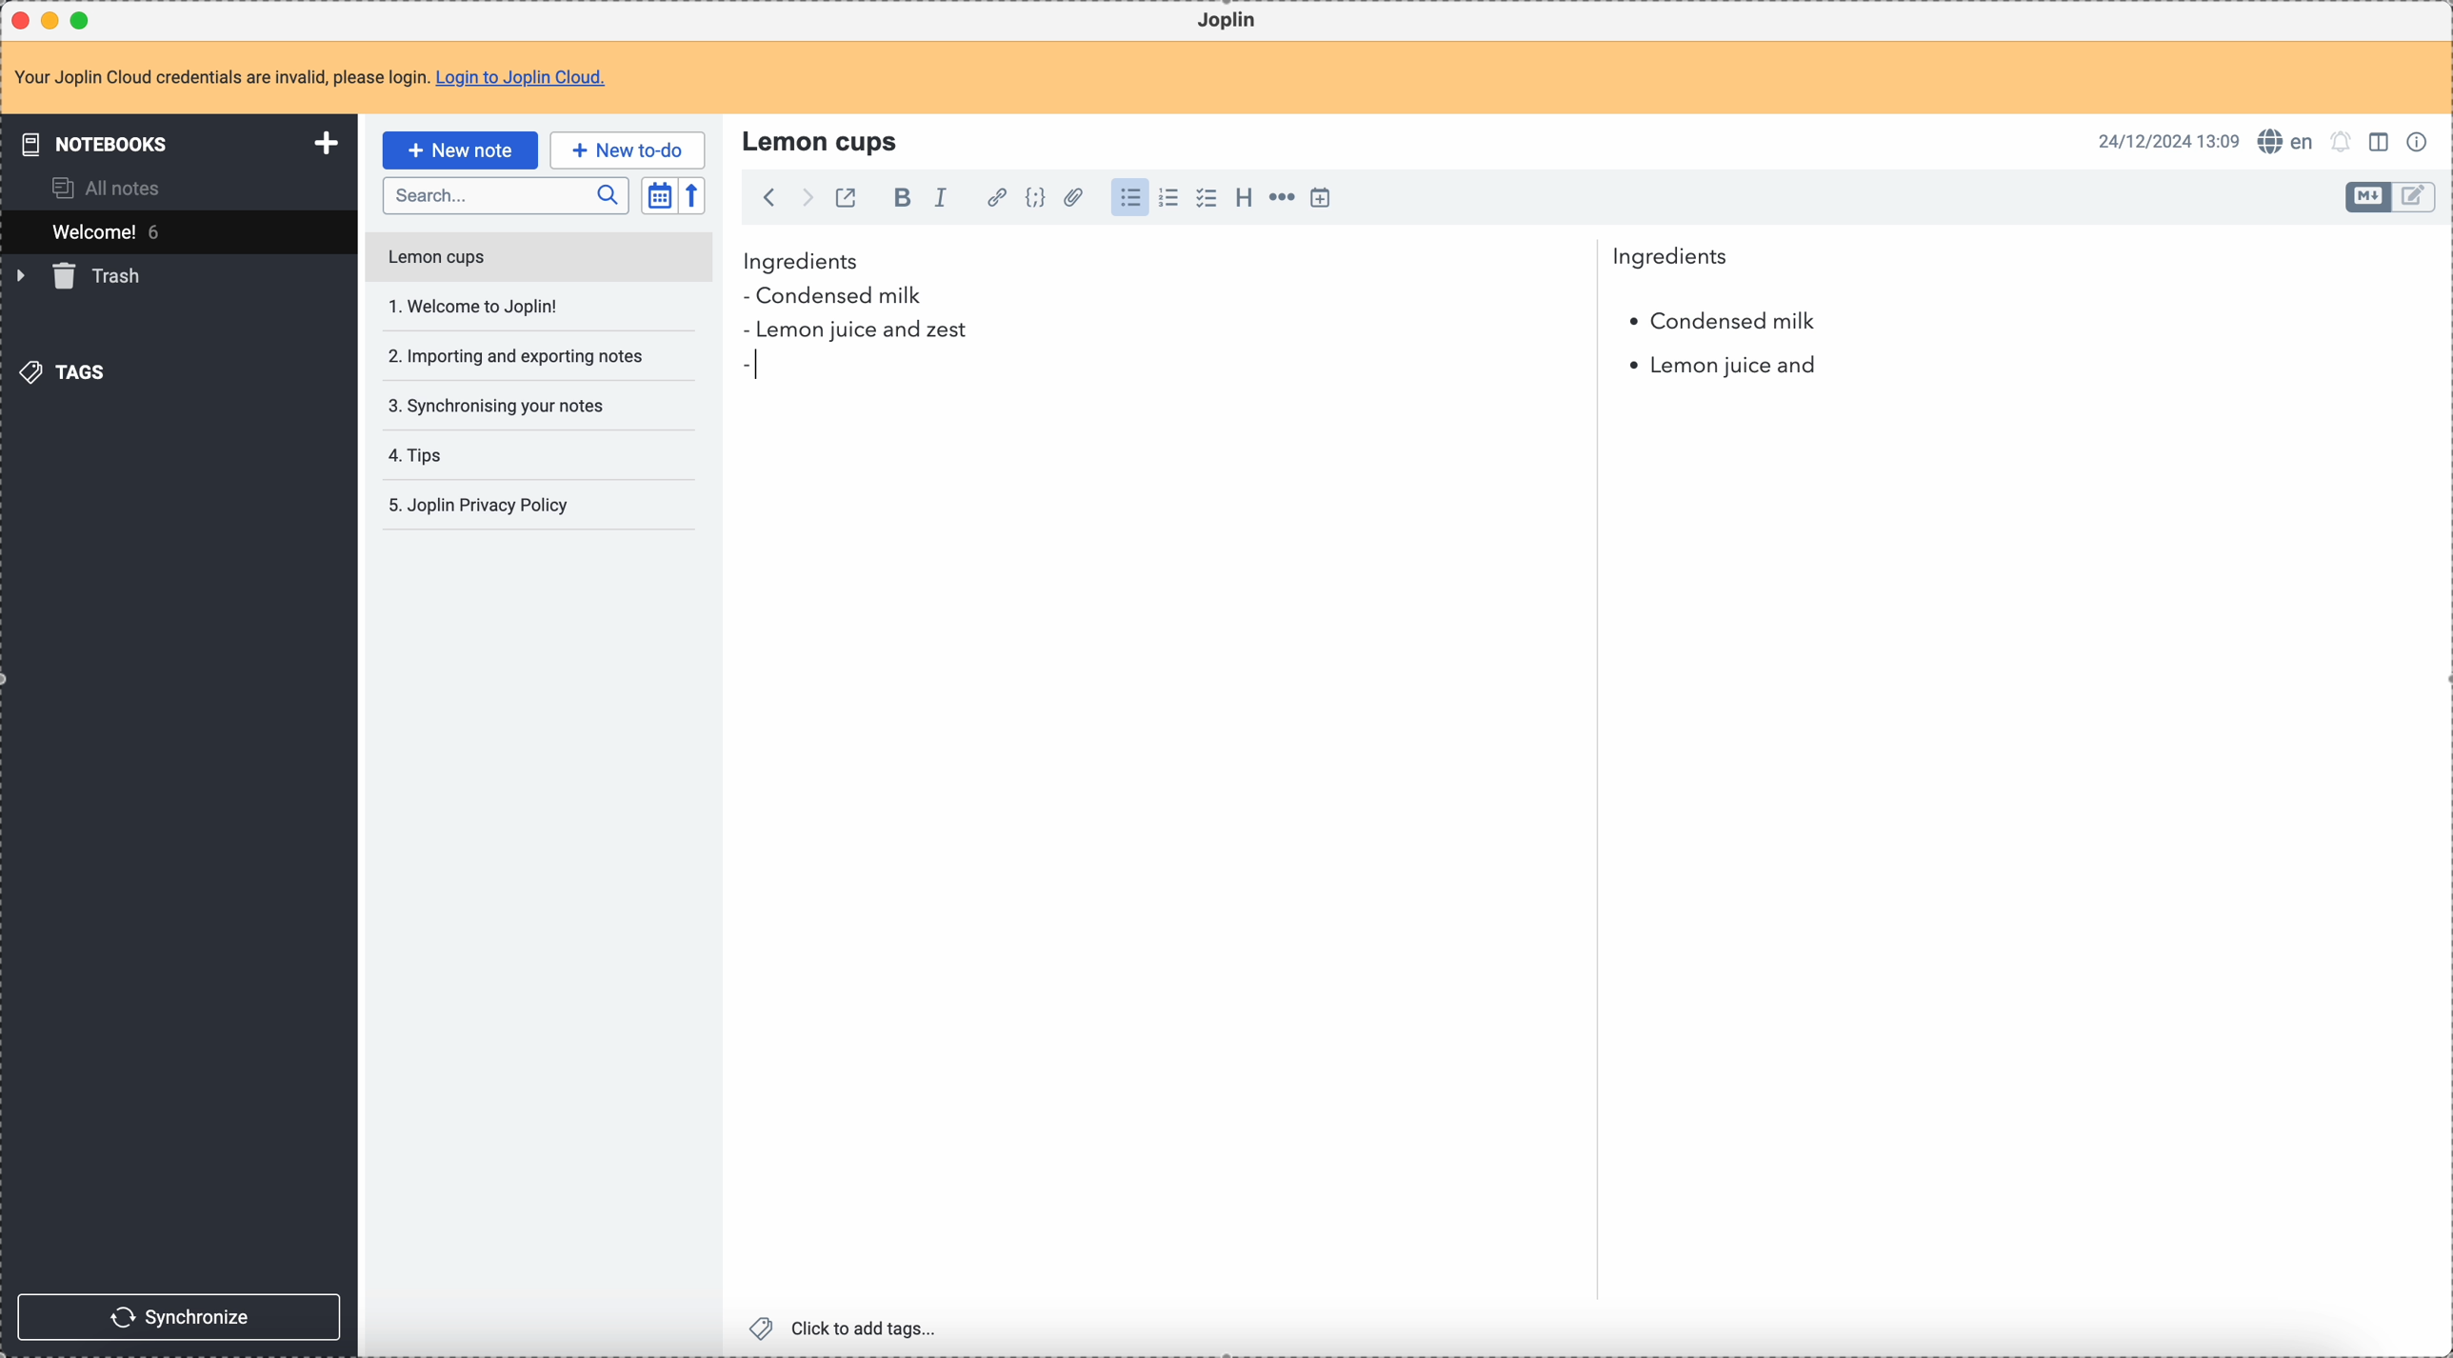 Image resolution: width=2453 pixels, height=1358 pixels. Describe the element at coordinates (2291, 141) in the screenshot. I see `spell checker` at that location.